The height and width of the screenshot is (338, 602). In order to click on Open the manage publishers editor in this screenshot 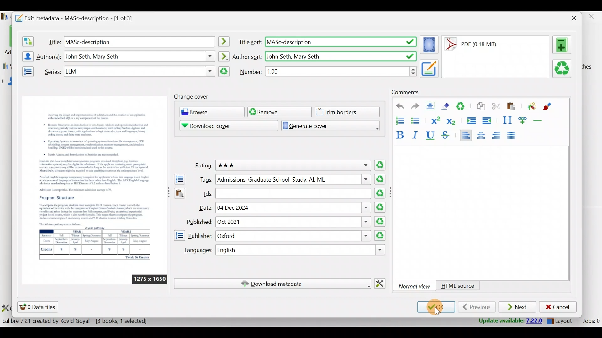, I will do `click(179, 235)`.